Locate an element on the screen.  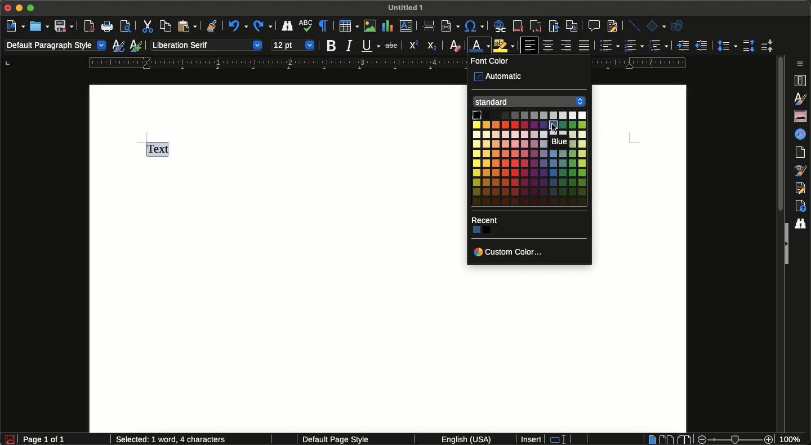
Zoom in is located at coordinates (770, 440).